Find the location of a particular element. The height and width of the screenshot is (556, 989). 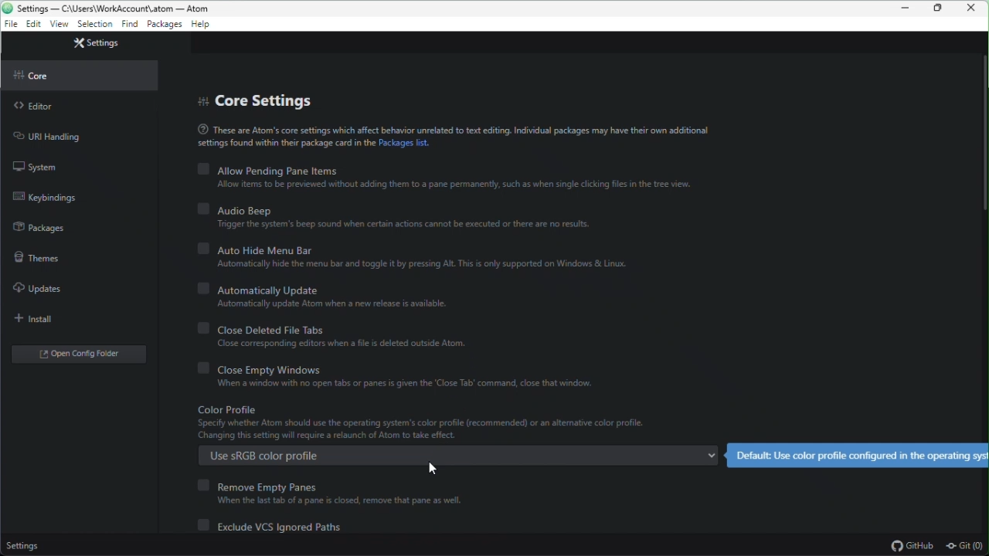

Packages is located at coordinates (42, 225).